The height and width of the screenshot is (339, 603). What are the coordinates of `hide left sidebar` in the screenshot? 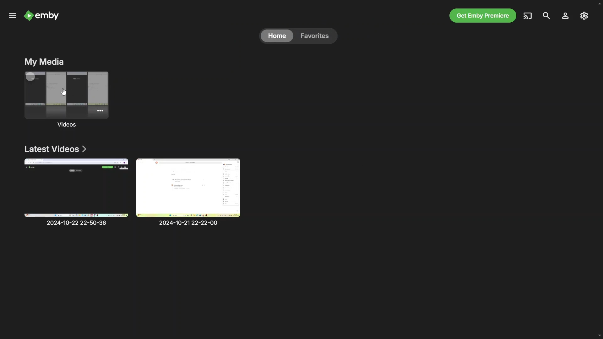 It's located at (12, 16).